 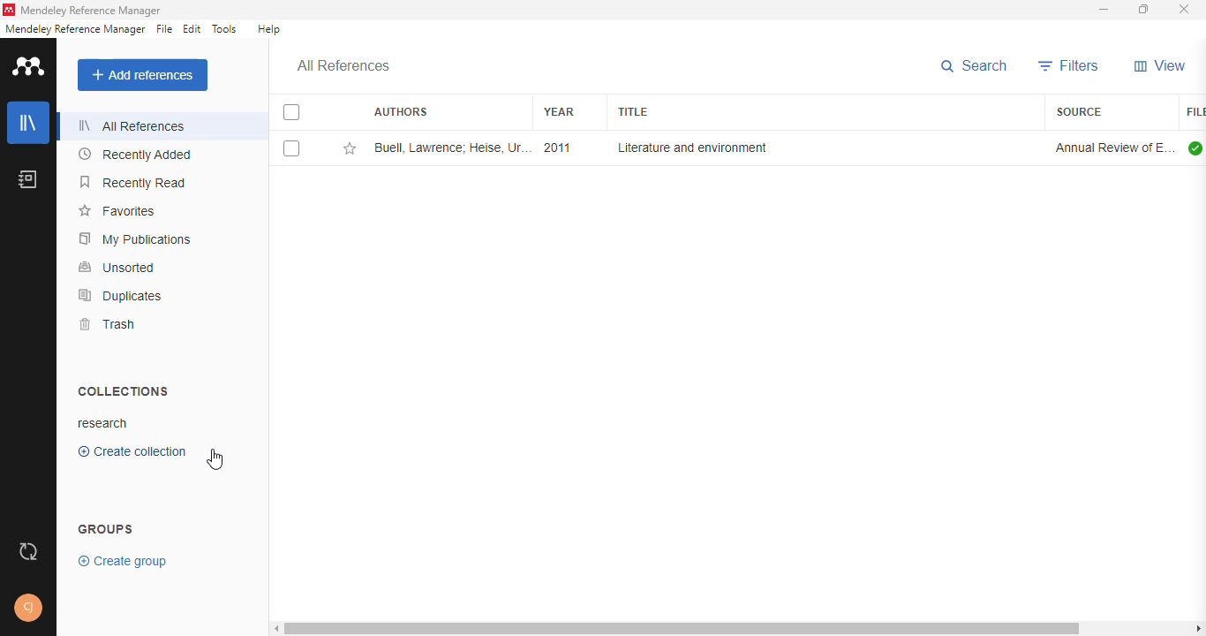 I want to click on file, so click(x=1195, y=112).